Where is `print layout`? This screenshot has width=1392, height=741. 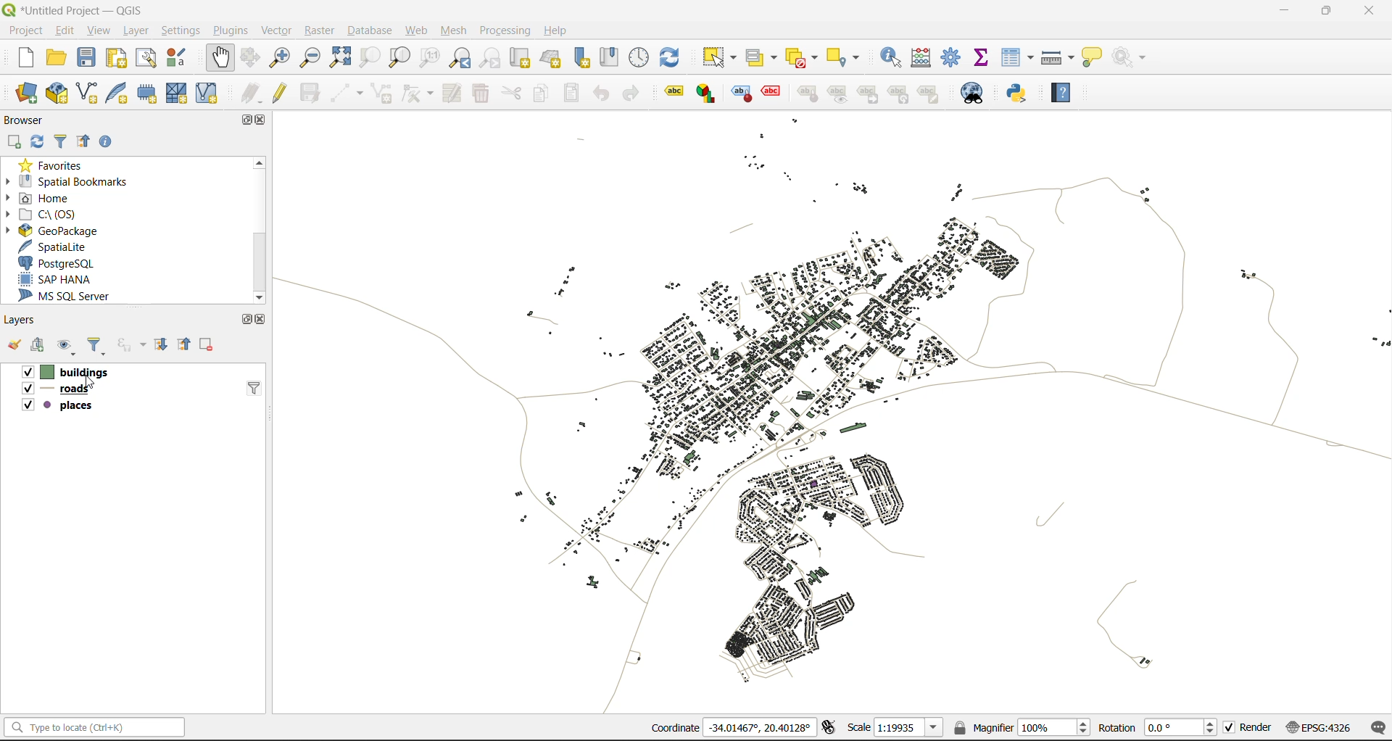 print layout is located at coordinates (118, 59).